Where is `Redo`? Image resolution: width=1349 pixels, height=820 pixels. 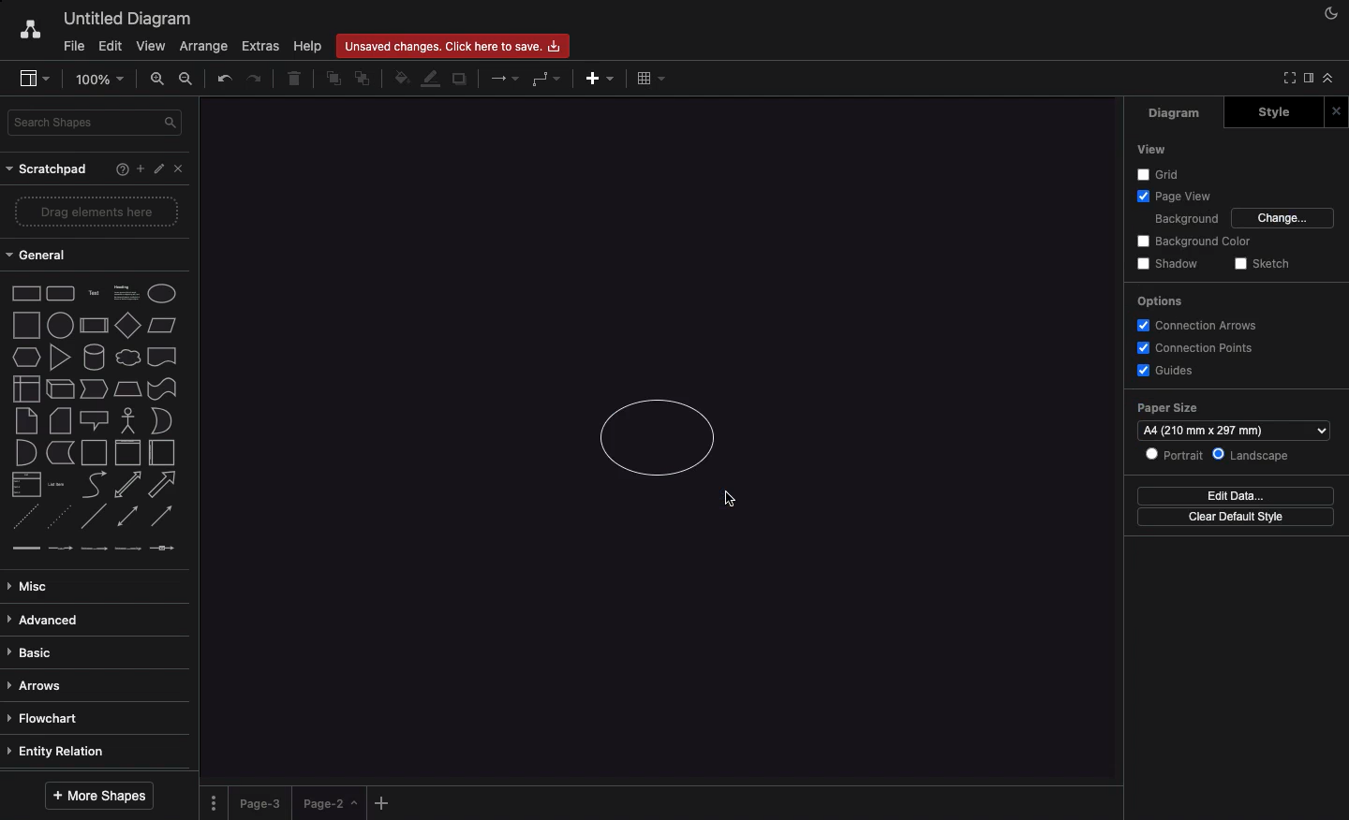 Redo is located at coordinates (255, 77).